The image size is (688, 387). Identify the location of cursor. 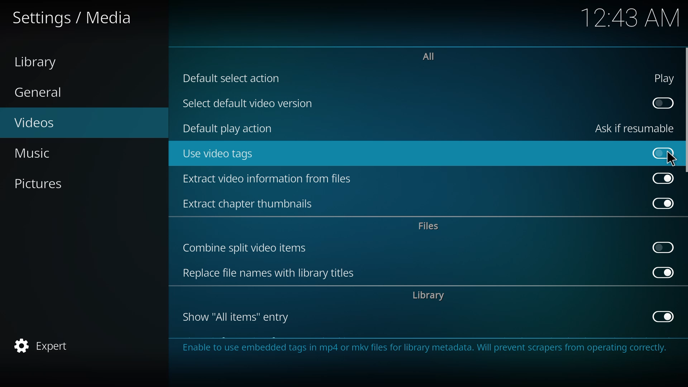
(671, 159).